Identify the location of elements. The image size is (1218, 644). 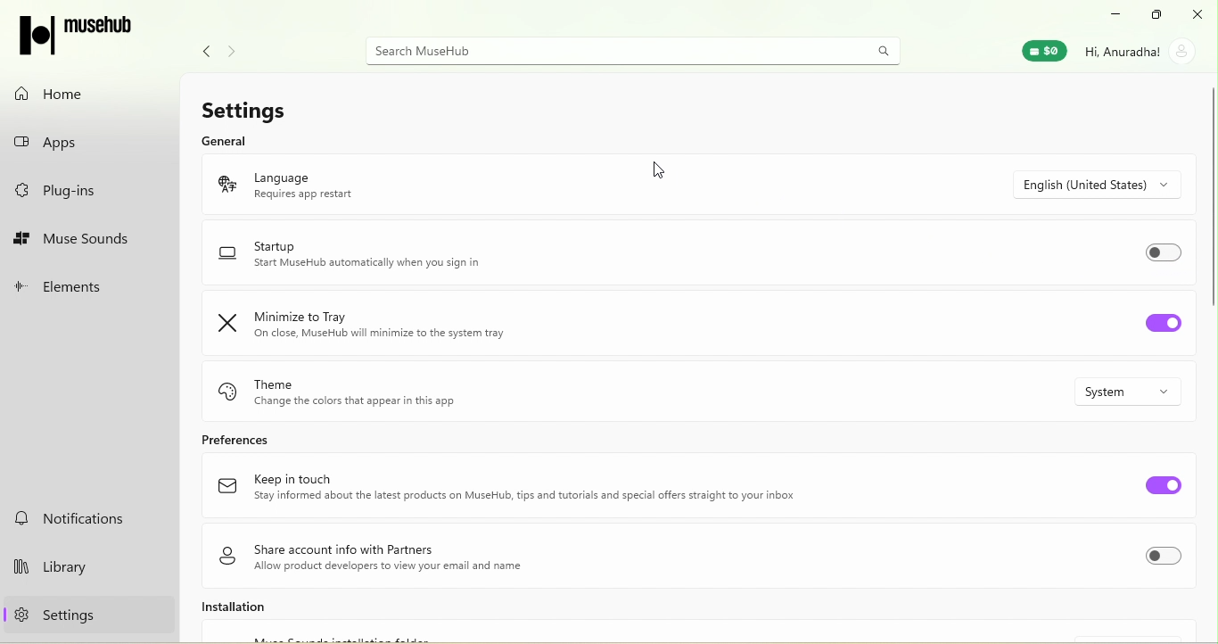
(88, 284).